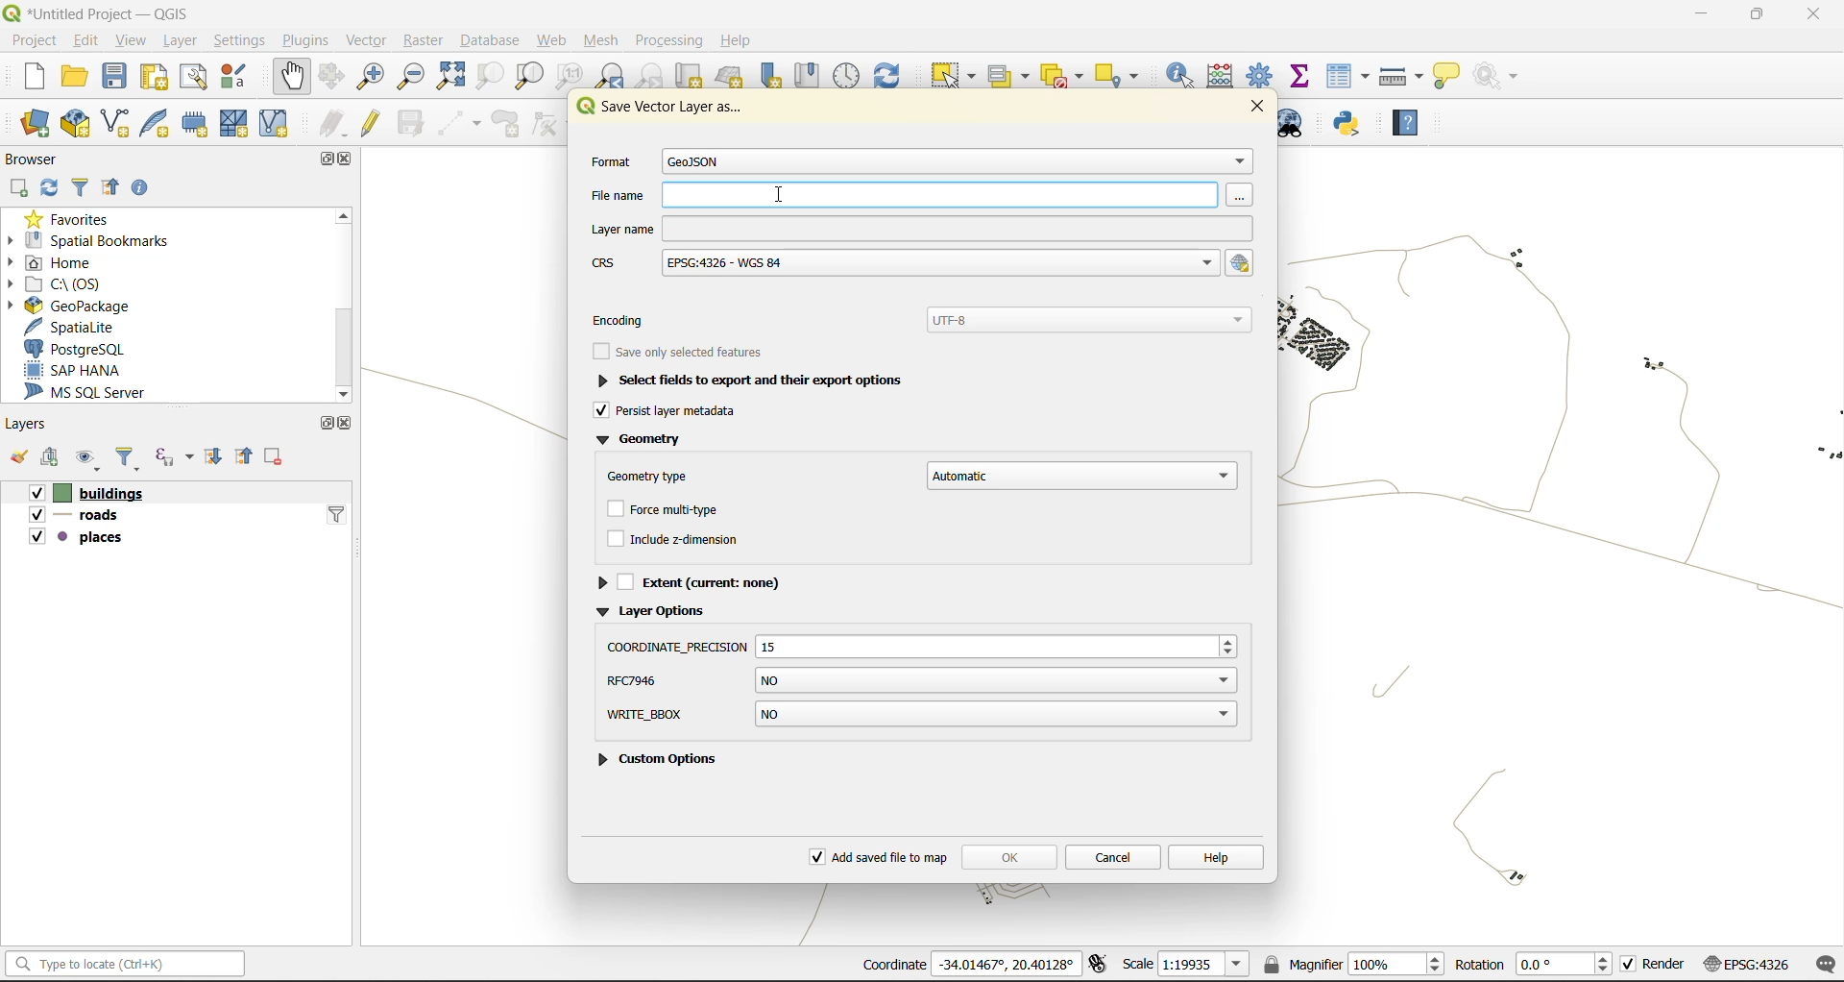  I want to click on plugins, so click(311, 39).